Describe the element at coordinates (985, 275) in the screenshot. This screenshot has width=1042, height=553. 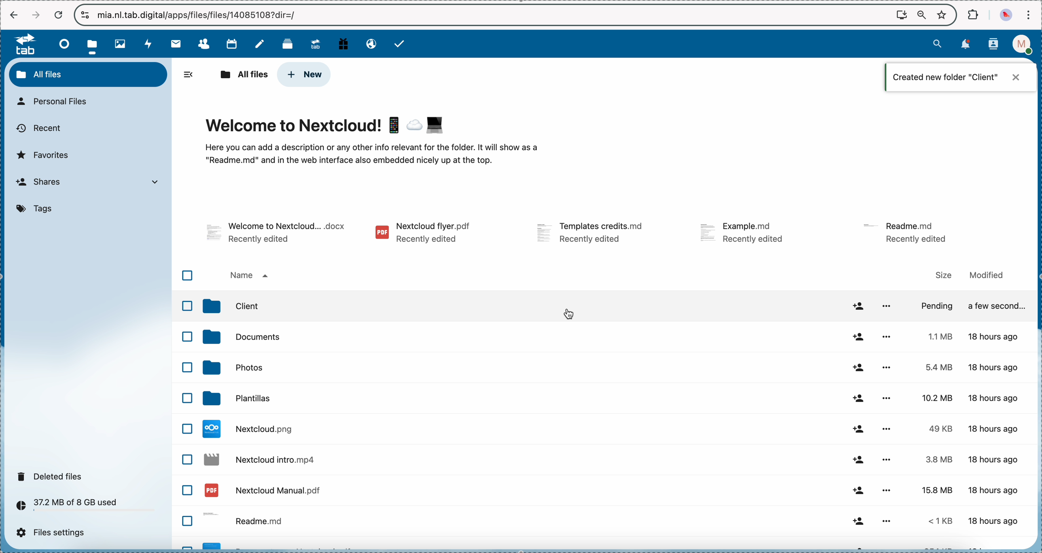
I see `modified` at that location.